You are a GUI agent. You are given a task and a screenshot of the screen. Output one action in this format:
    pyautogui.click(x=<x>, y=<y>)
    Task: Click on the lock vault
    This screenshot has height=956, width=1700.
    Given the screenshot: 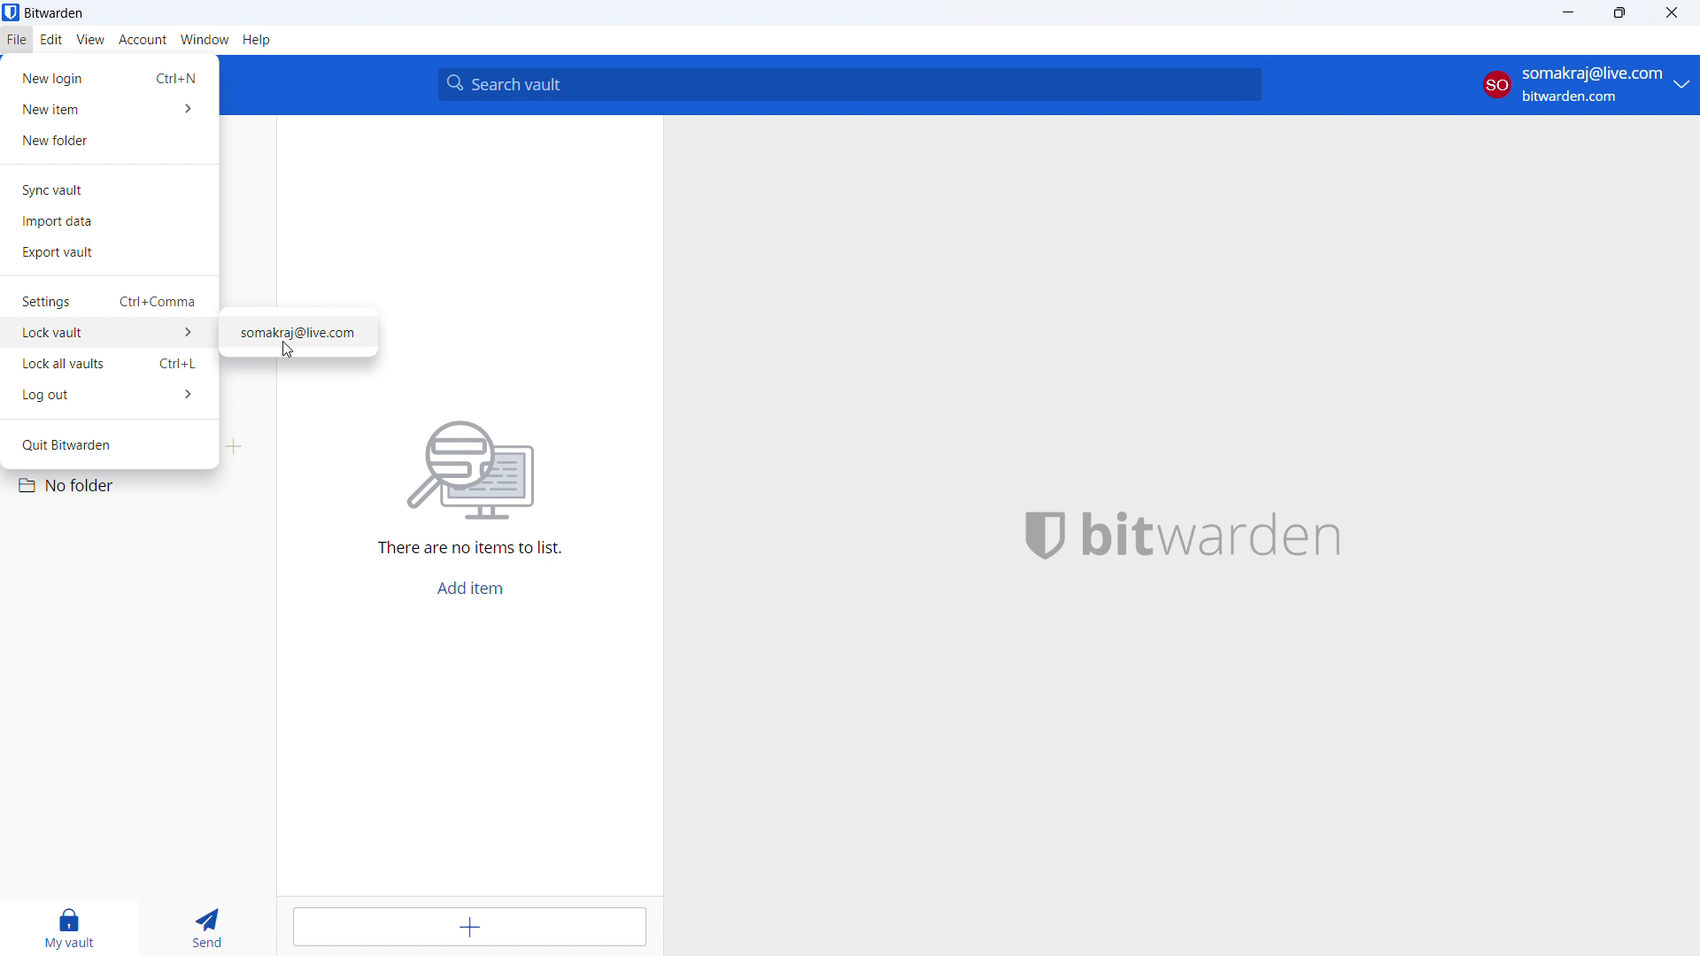 What is the action you would take?
    pyautogui.click(x=108, y=334)
    